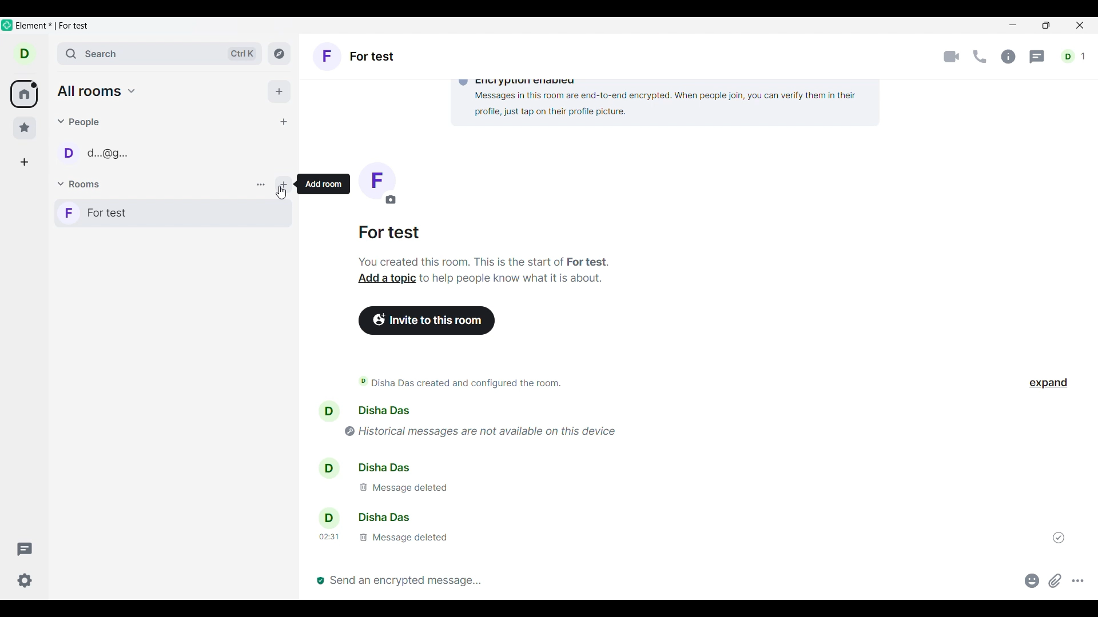  Describe the element at coordinates (25, 580) in the screenshot. I see `quick settings` at that location.